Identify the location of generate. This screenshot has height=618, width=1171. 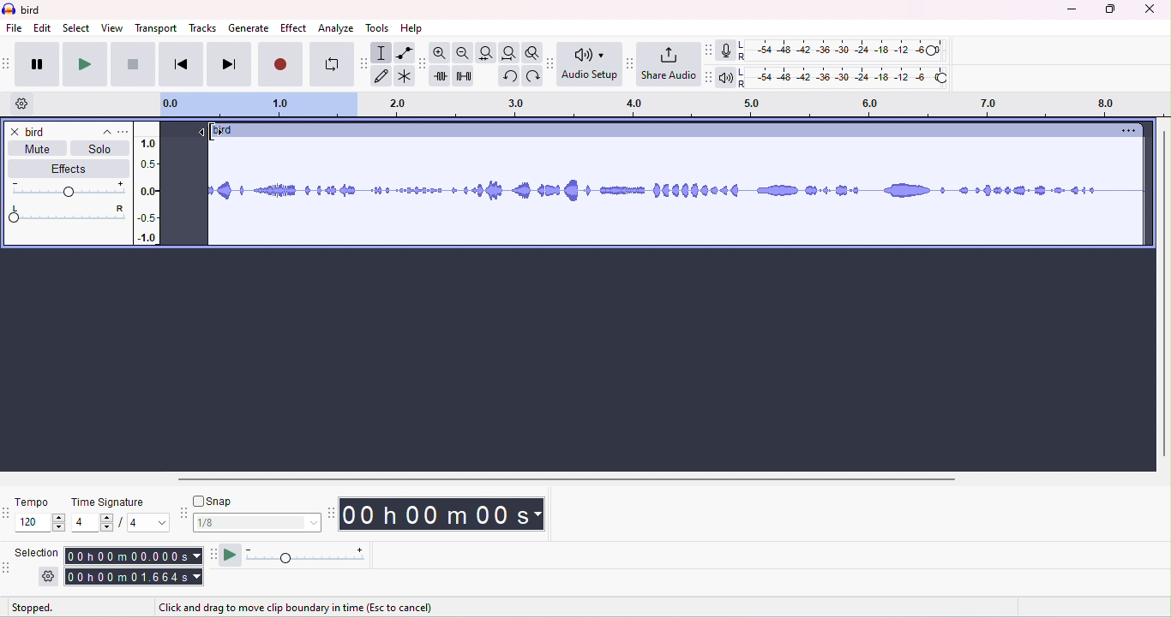
(248, 28).